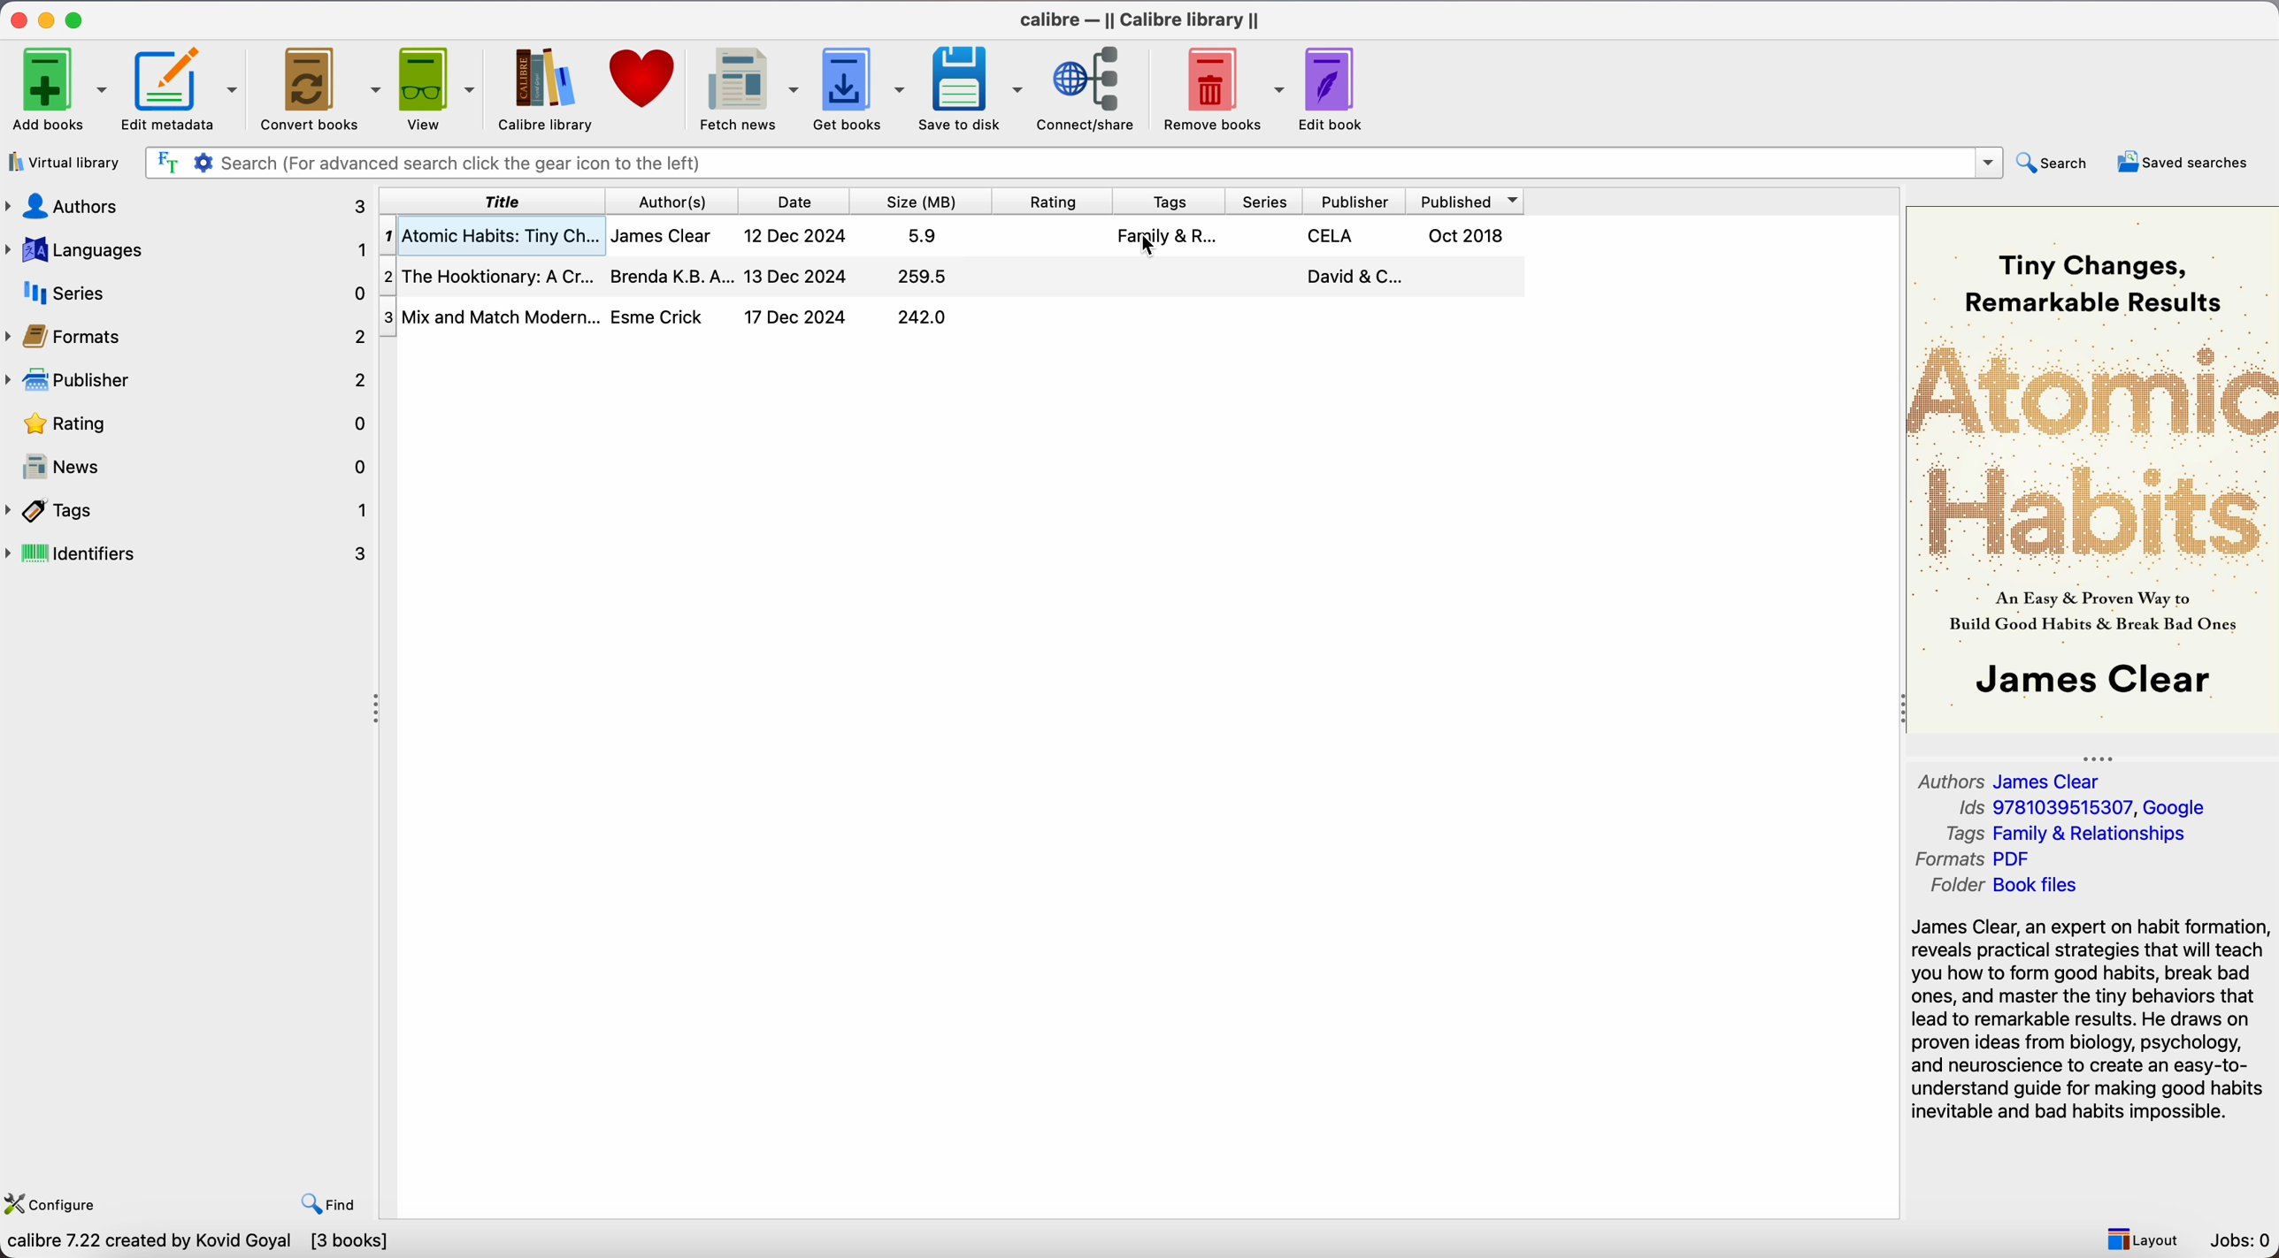 The image size is (2279, 1258). What do you see at coordinates (662, 316) in the screenshot?
I see `Esme Crick` at bounding box center [662, 316].